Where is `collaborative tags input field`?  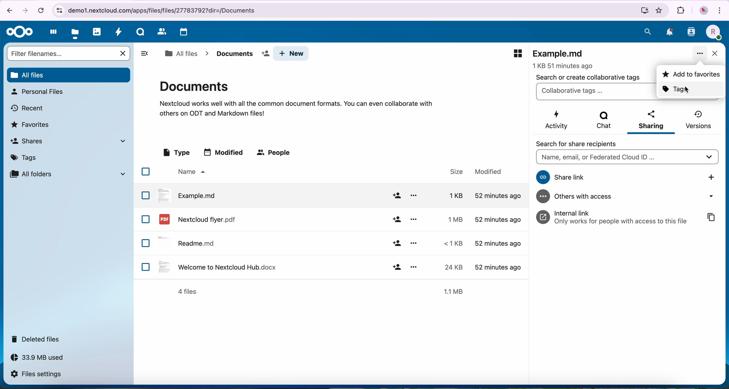 collaborative tags input field is located at coordinates (595, 92).